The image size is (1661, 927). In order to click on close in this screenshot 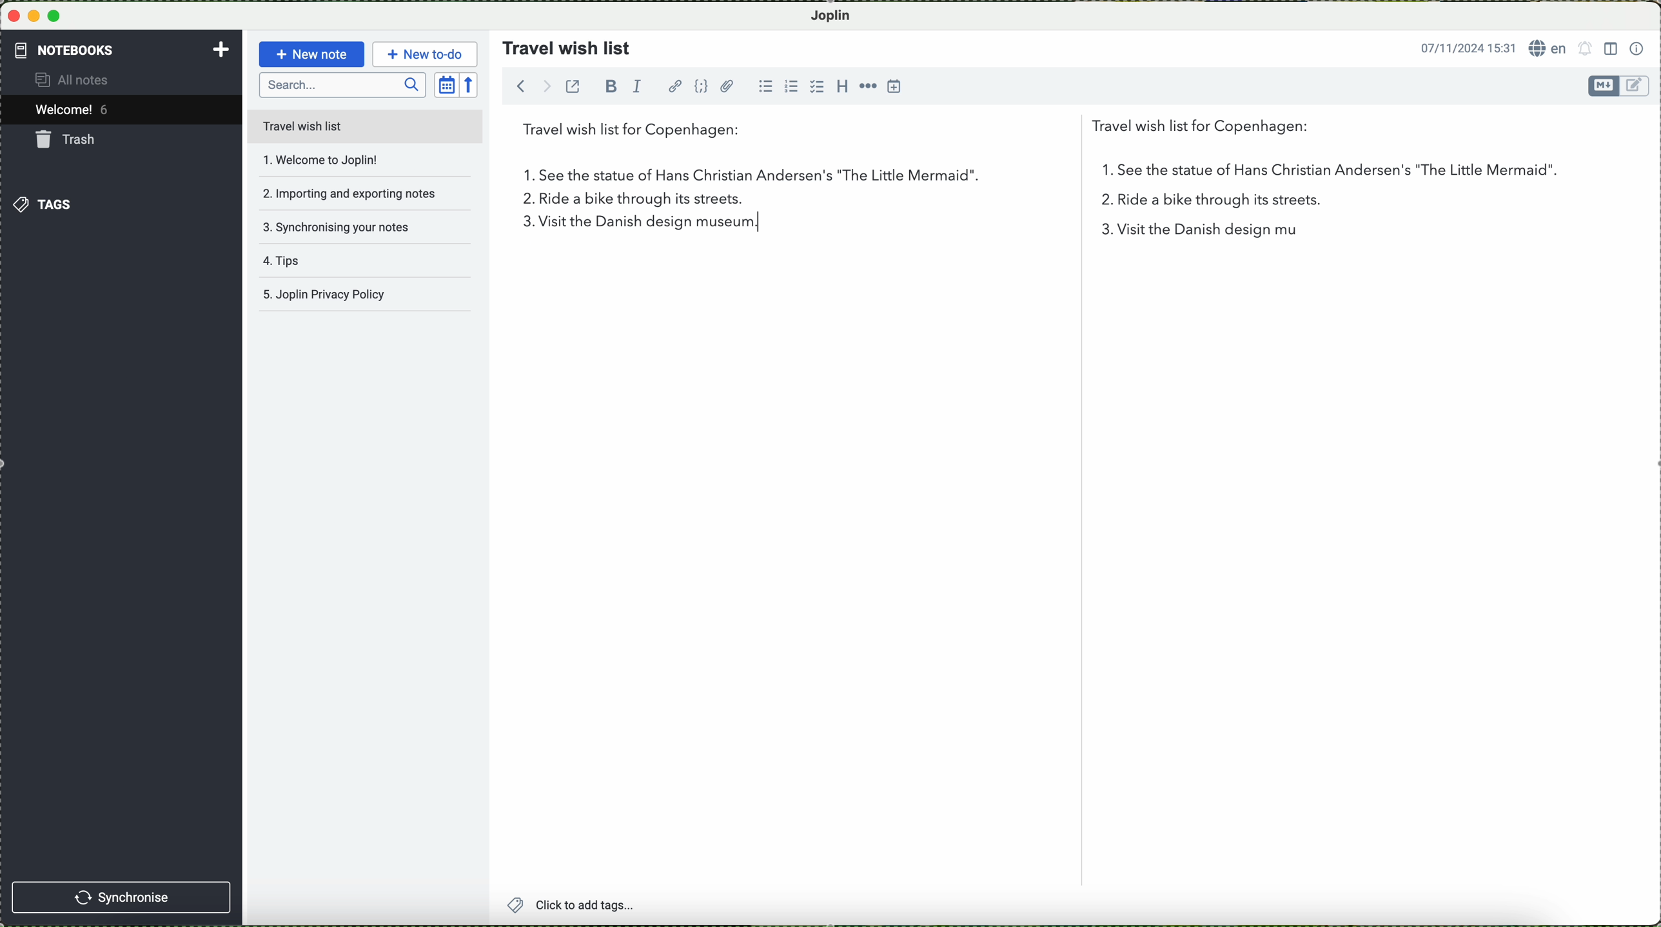, I will do `click(13, 17)`.